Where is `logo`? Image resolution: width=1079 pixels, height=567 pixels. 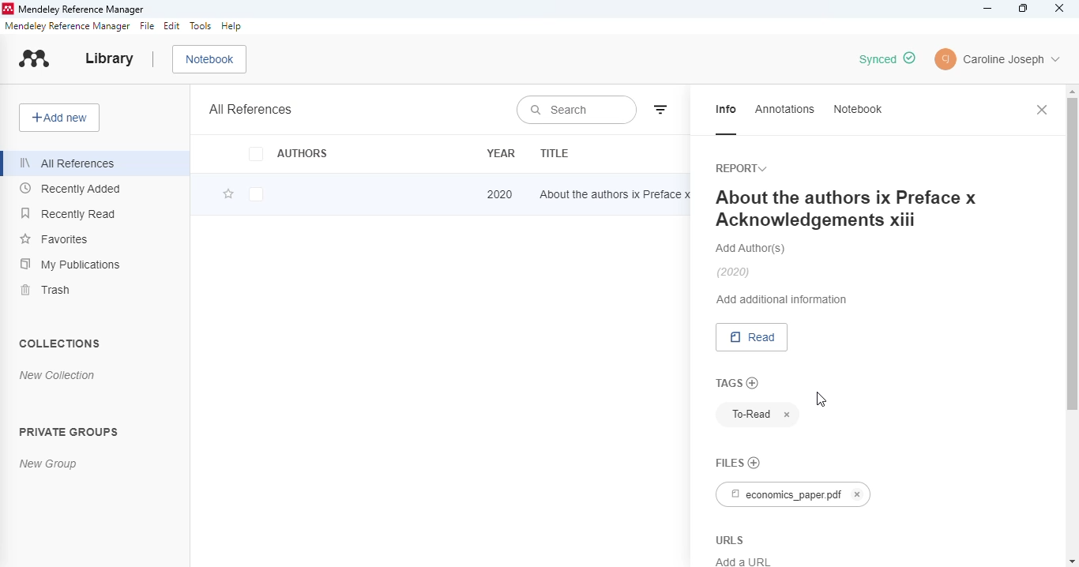
logo is located at coordinates (35, 59).